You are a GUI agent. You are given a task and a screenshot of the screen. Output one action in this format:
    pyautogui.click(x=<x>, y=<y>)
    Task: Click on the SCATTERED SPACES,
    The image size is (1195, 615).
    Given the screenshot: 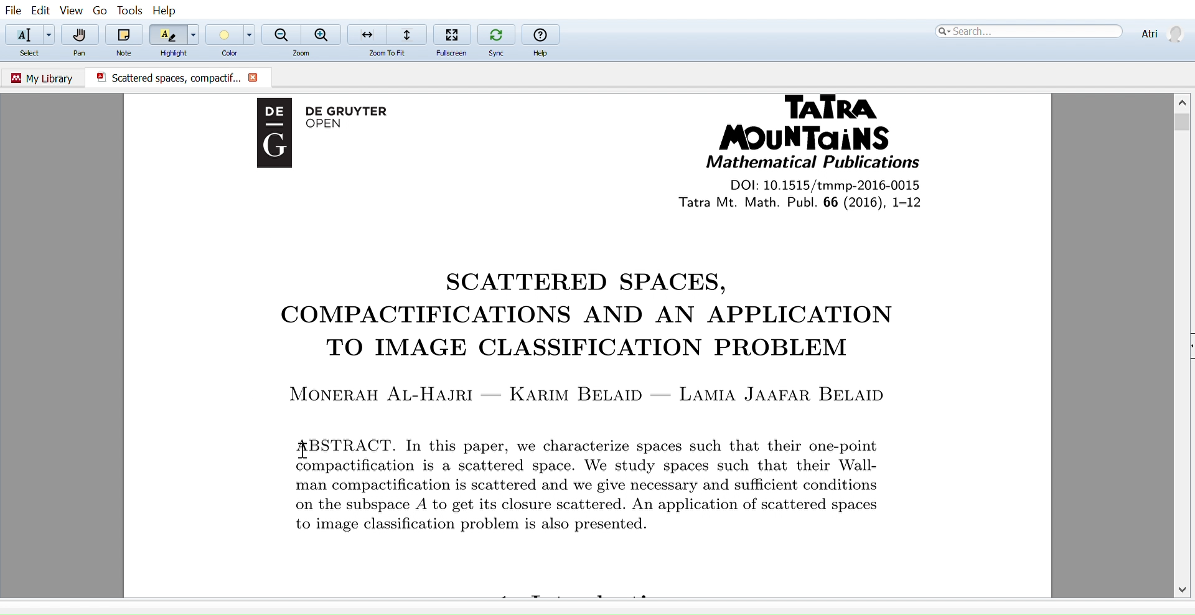 What is the action you would take?
    pyautogui.click(x=587, y=281)
    